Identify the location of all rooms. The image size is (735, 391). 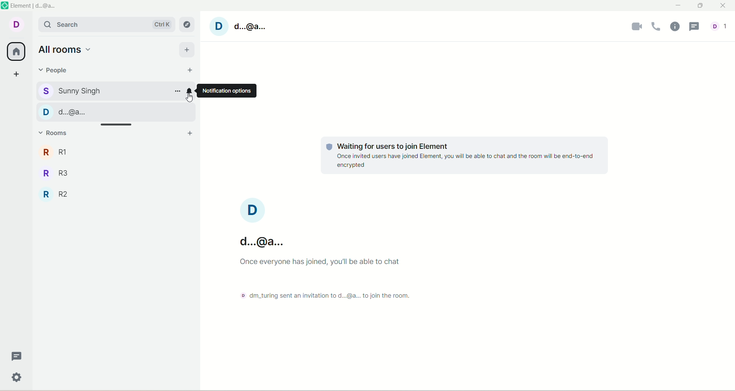
(15, 51).